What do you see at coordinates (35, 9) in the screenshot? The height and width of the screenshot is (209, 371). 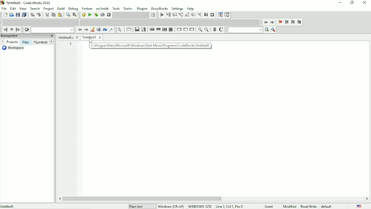 I see `Search` at bounding box center [35, 9].